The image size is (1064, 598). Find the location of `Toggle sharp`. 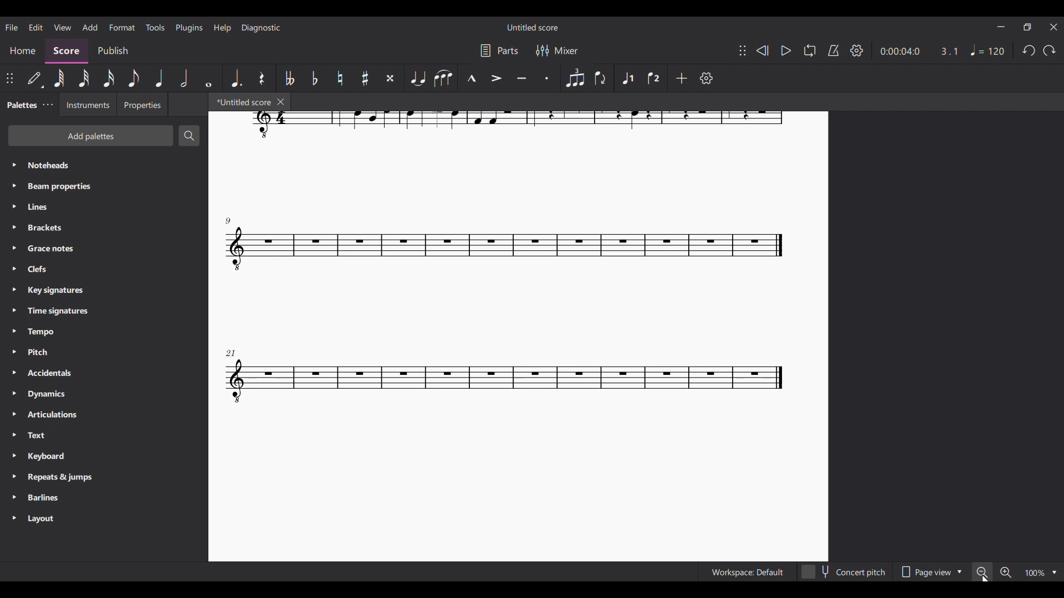

Toggle sharp is located at coordinates (366, 78).